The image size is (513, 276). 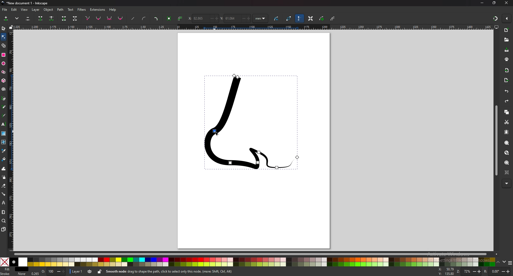 What do you see at coordinates (472, 272) in the screenshot?
I see `zoom` at bounding box center [472, 272].